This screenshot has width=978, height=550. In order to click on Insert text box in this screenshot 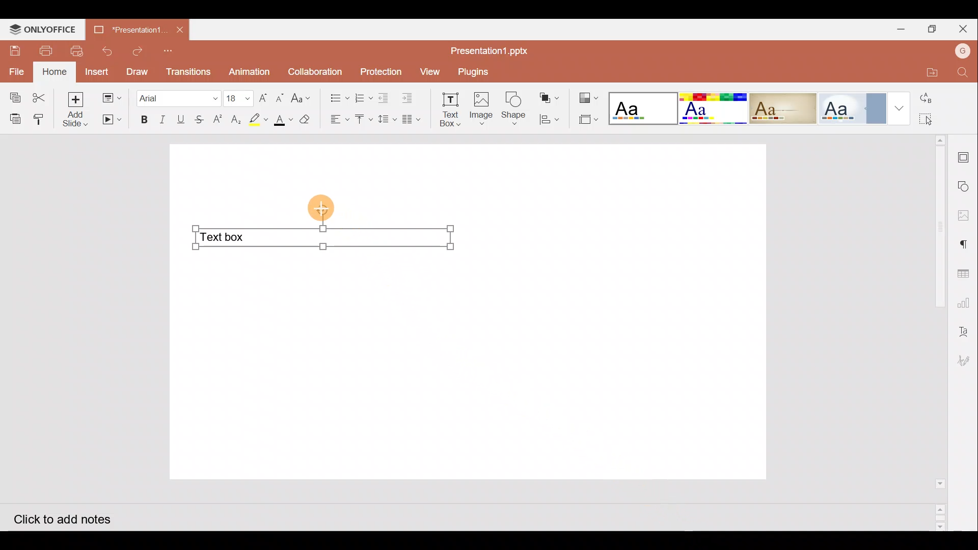, I will do `click(448, 109)`.